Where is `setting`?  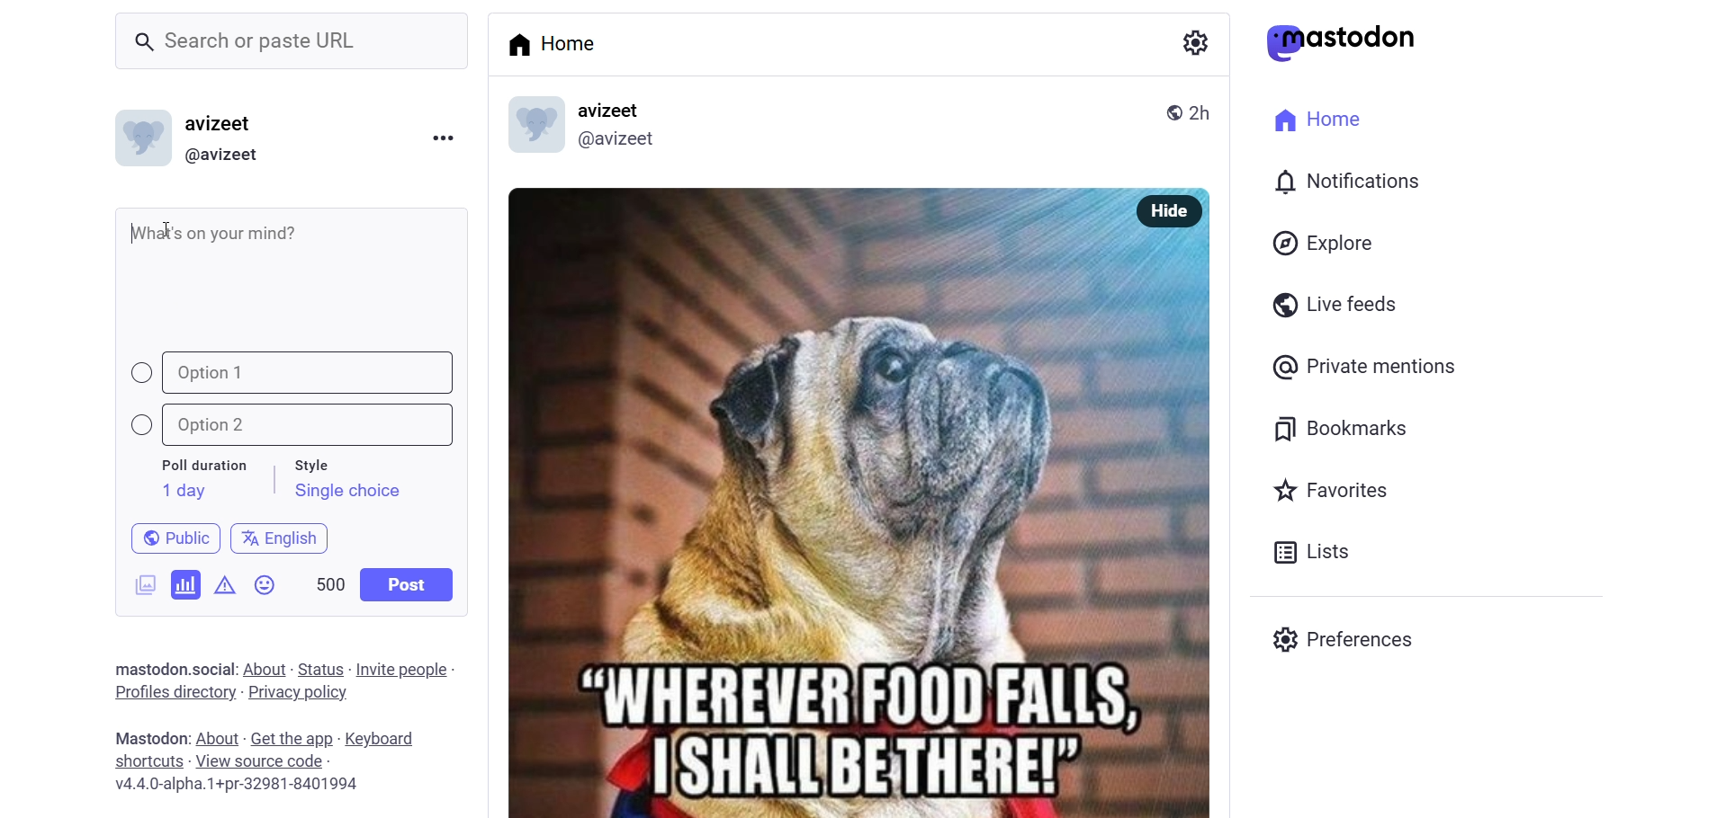 setting is located at coordinates (1192, 41).